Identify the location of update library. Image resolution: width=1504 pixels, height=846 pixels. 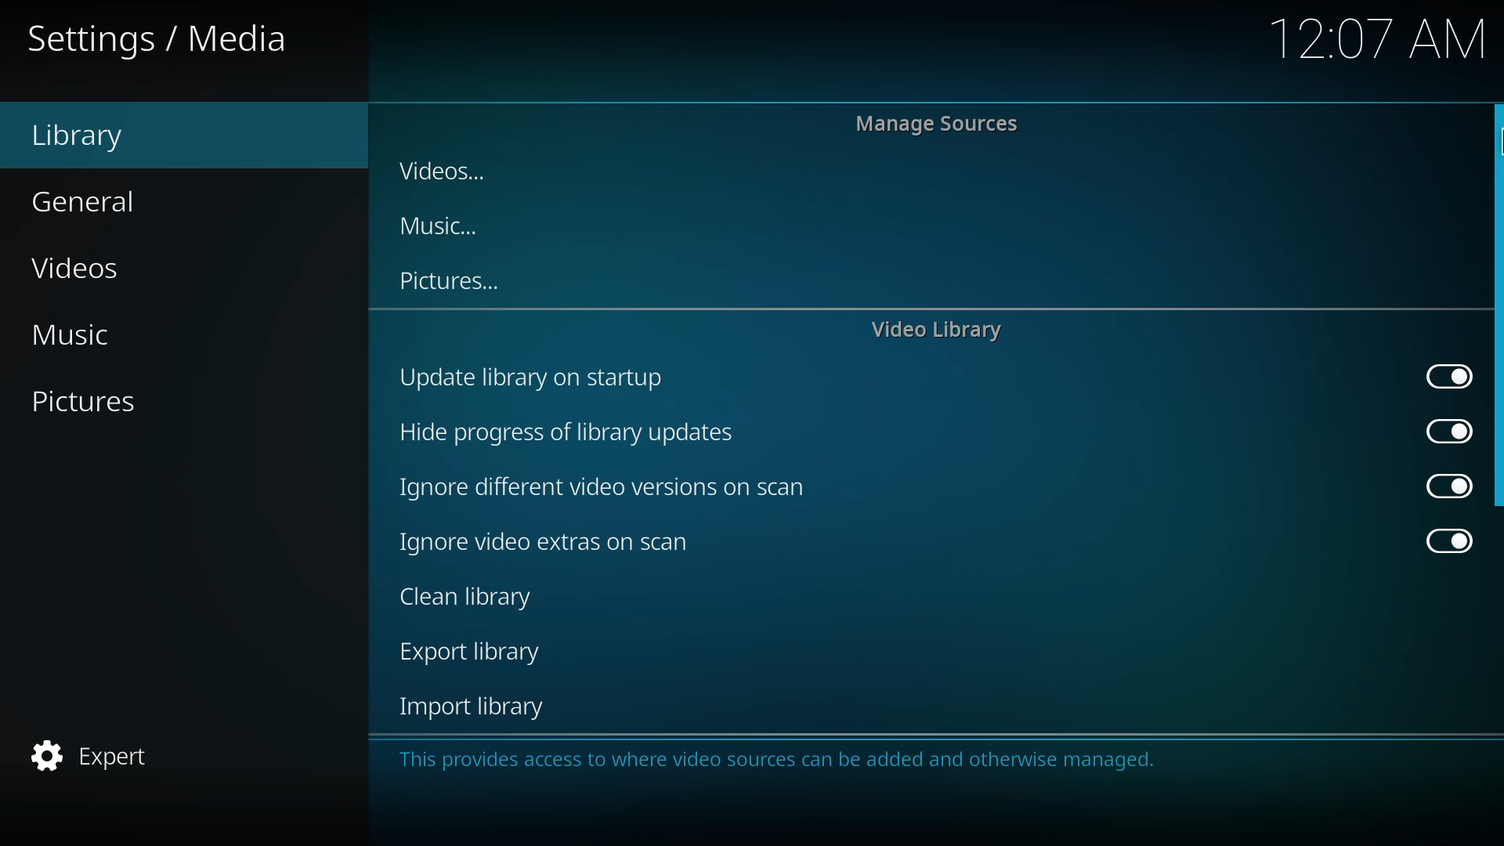
(559, 432).